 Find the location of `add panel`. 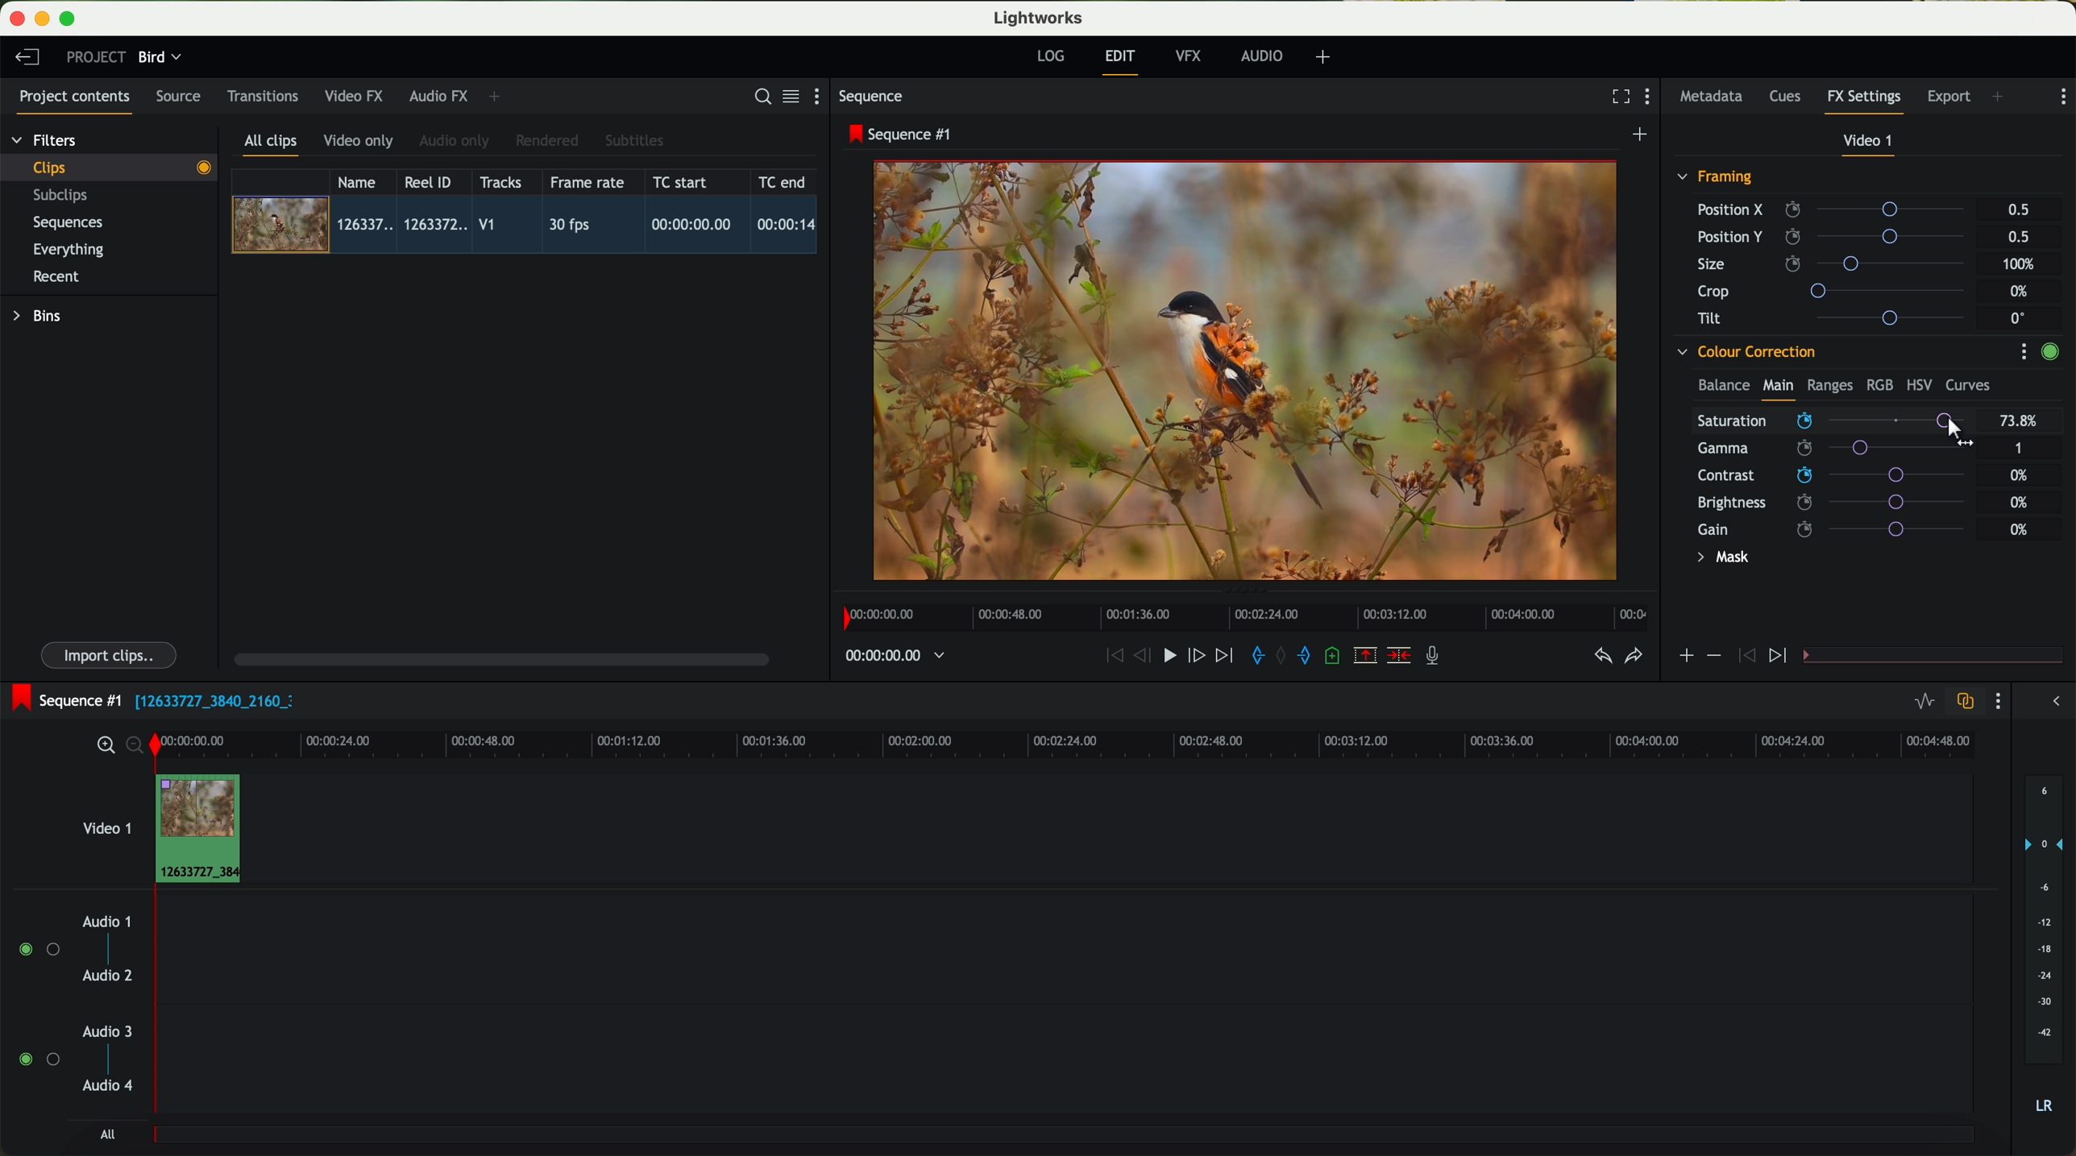

add panel is located at coordinates (498, 97).